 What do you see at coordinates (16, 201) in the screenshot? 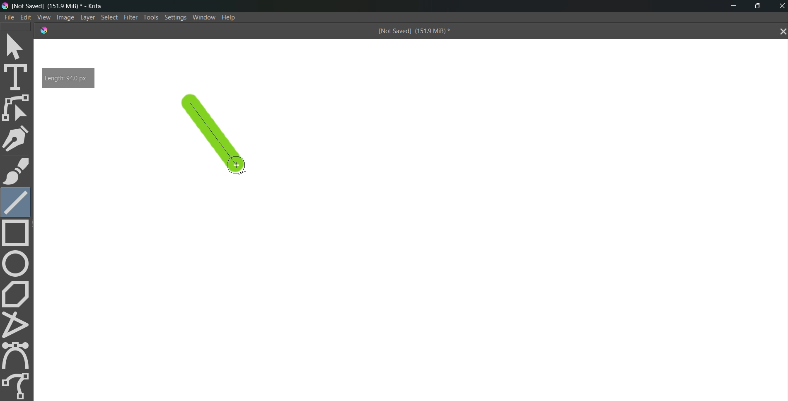
I see `line` at bounding box center [16, 201].